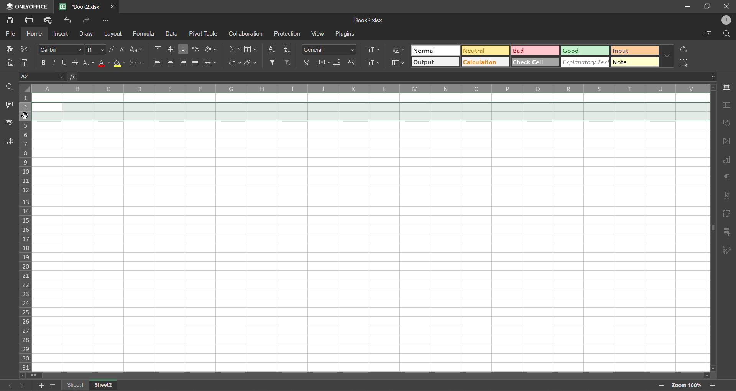  I want to click on images, so click(724, 142).